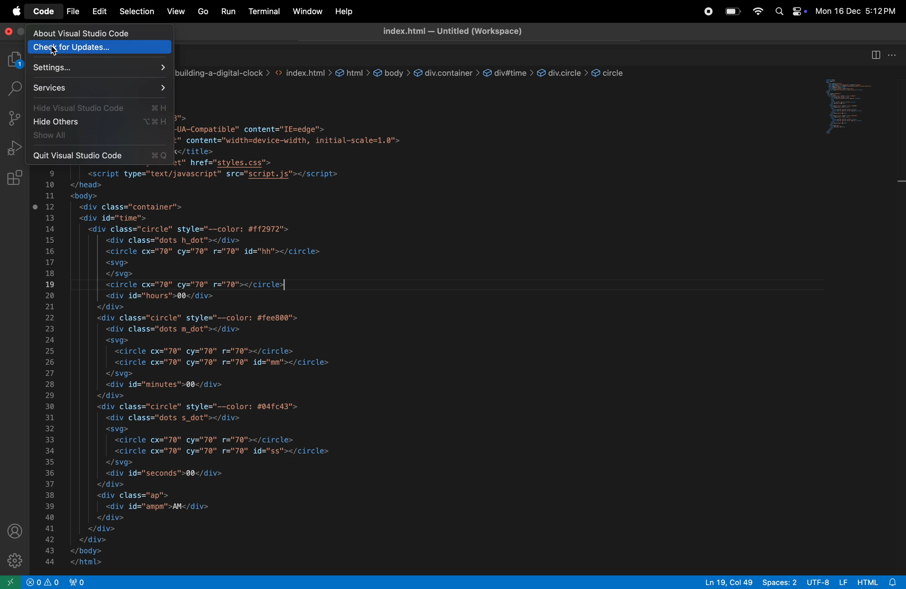 This screenshot has width=906, height=589. What do you see at coordinates (121, 374) in the screenshot?
I see `</svg>` at bounding box center [121, 374].